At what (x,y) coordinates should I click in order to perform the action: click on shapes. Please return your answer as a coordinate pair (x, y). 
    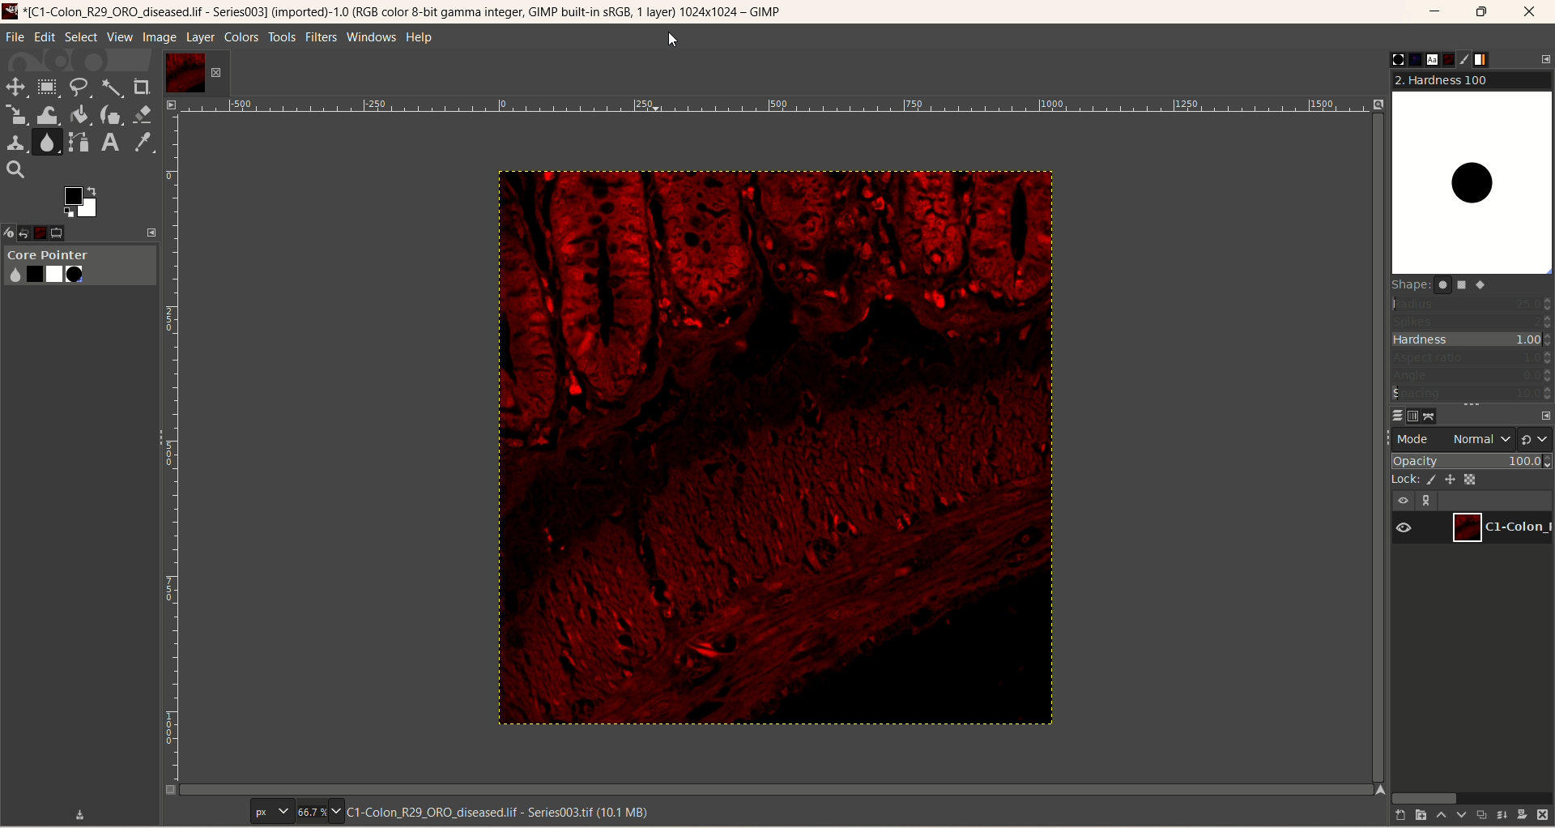
    Looking at the image, I should click on (1448, 288).